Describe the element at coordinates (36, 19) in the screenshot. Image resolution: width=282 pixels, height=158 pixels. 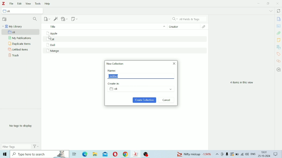
I see `Filter Collections` at that location.